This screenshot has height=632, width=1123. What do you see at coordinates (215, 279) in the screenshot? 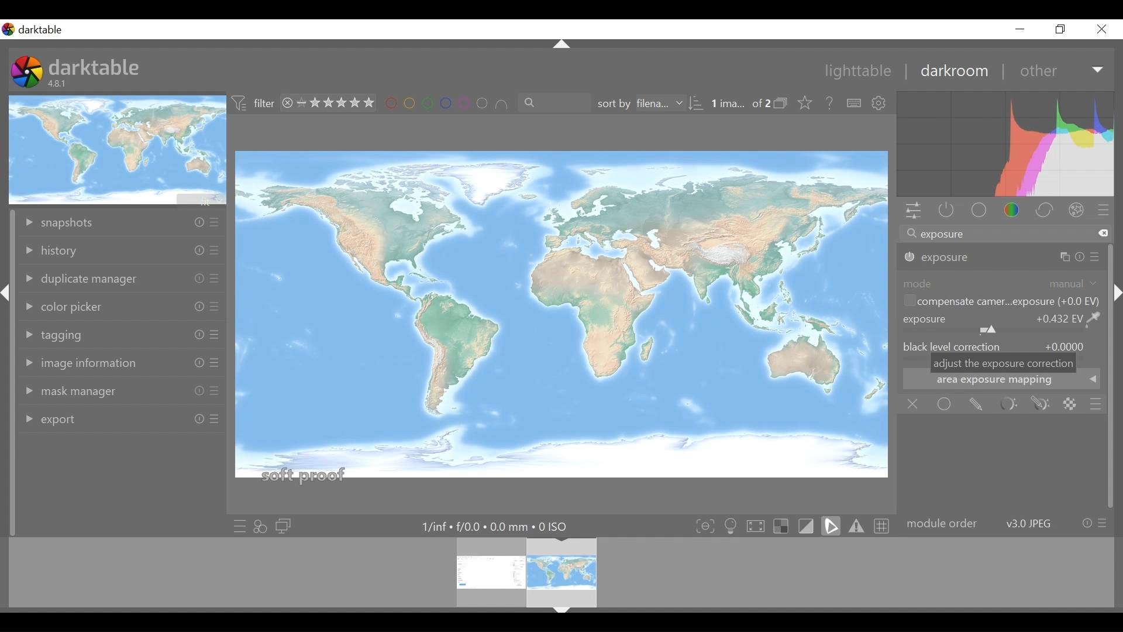
I see `` at bounding box center [215, 279].